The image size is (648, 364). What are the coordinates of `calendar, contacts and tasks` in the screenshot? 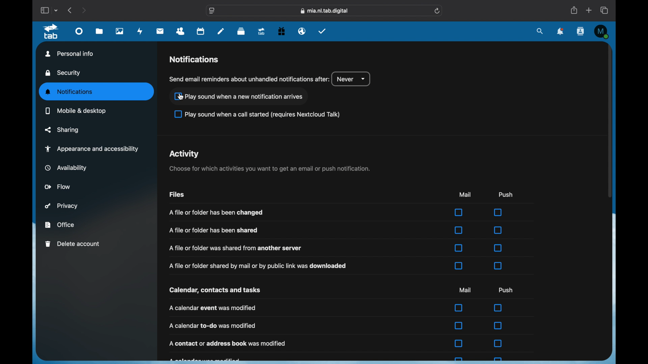 It's located at (215, 290).